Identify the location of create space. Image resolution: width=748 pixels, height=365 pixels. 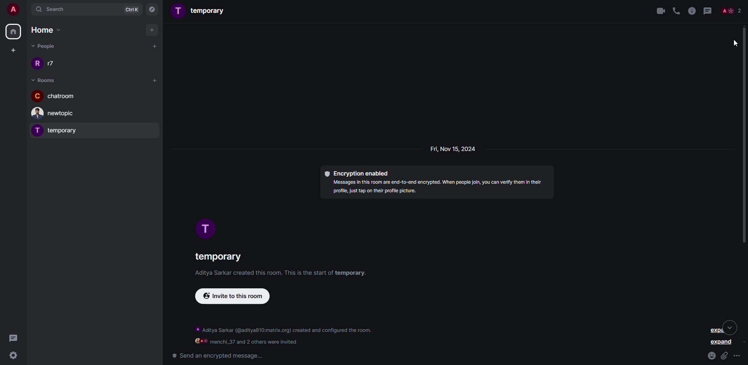
(13, 49).